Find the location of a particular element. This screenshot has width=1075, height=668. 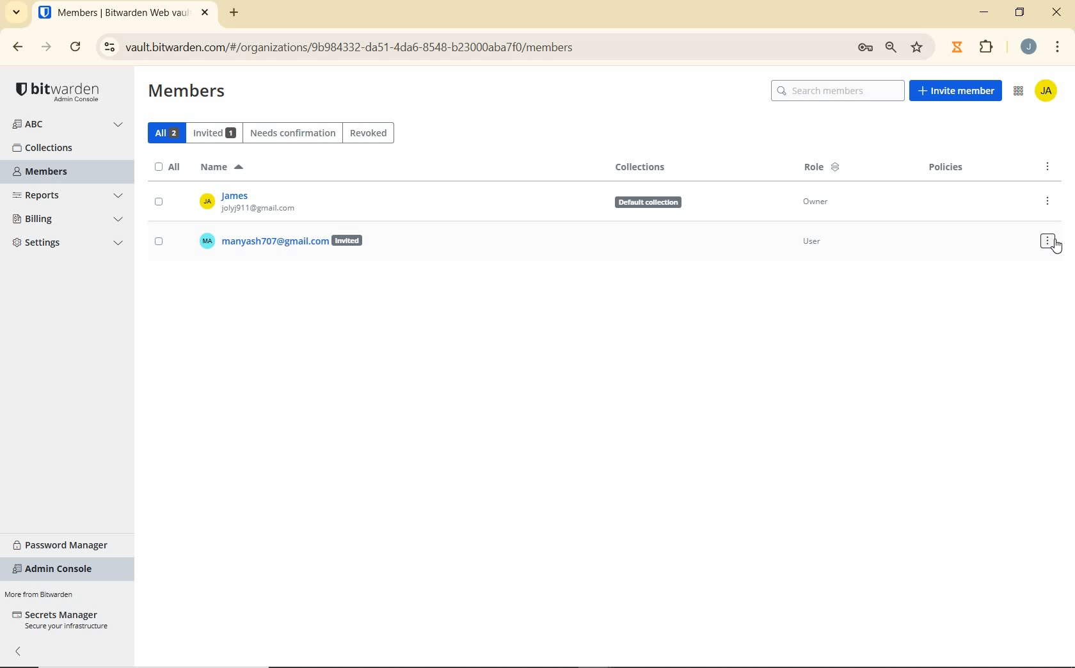

User is located at coordinates (825, 244).